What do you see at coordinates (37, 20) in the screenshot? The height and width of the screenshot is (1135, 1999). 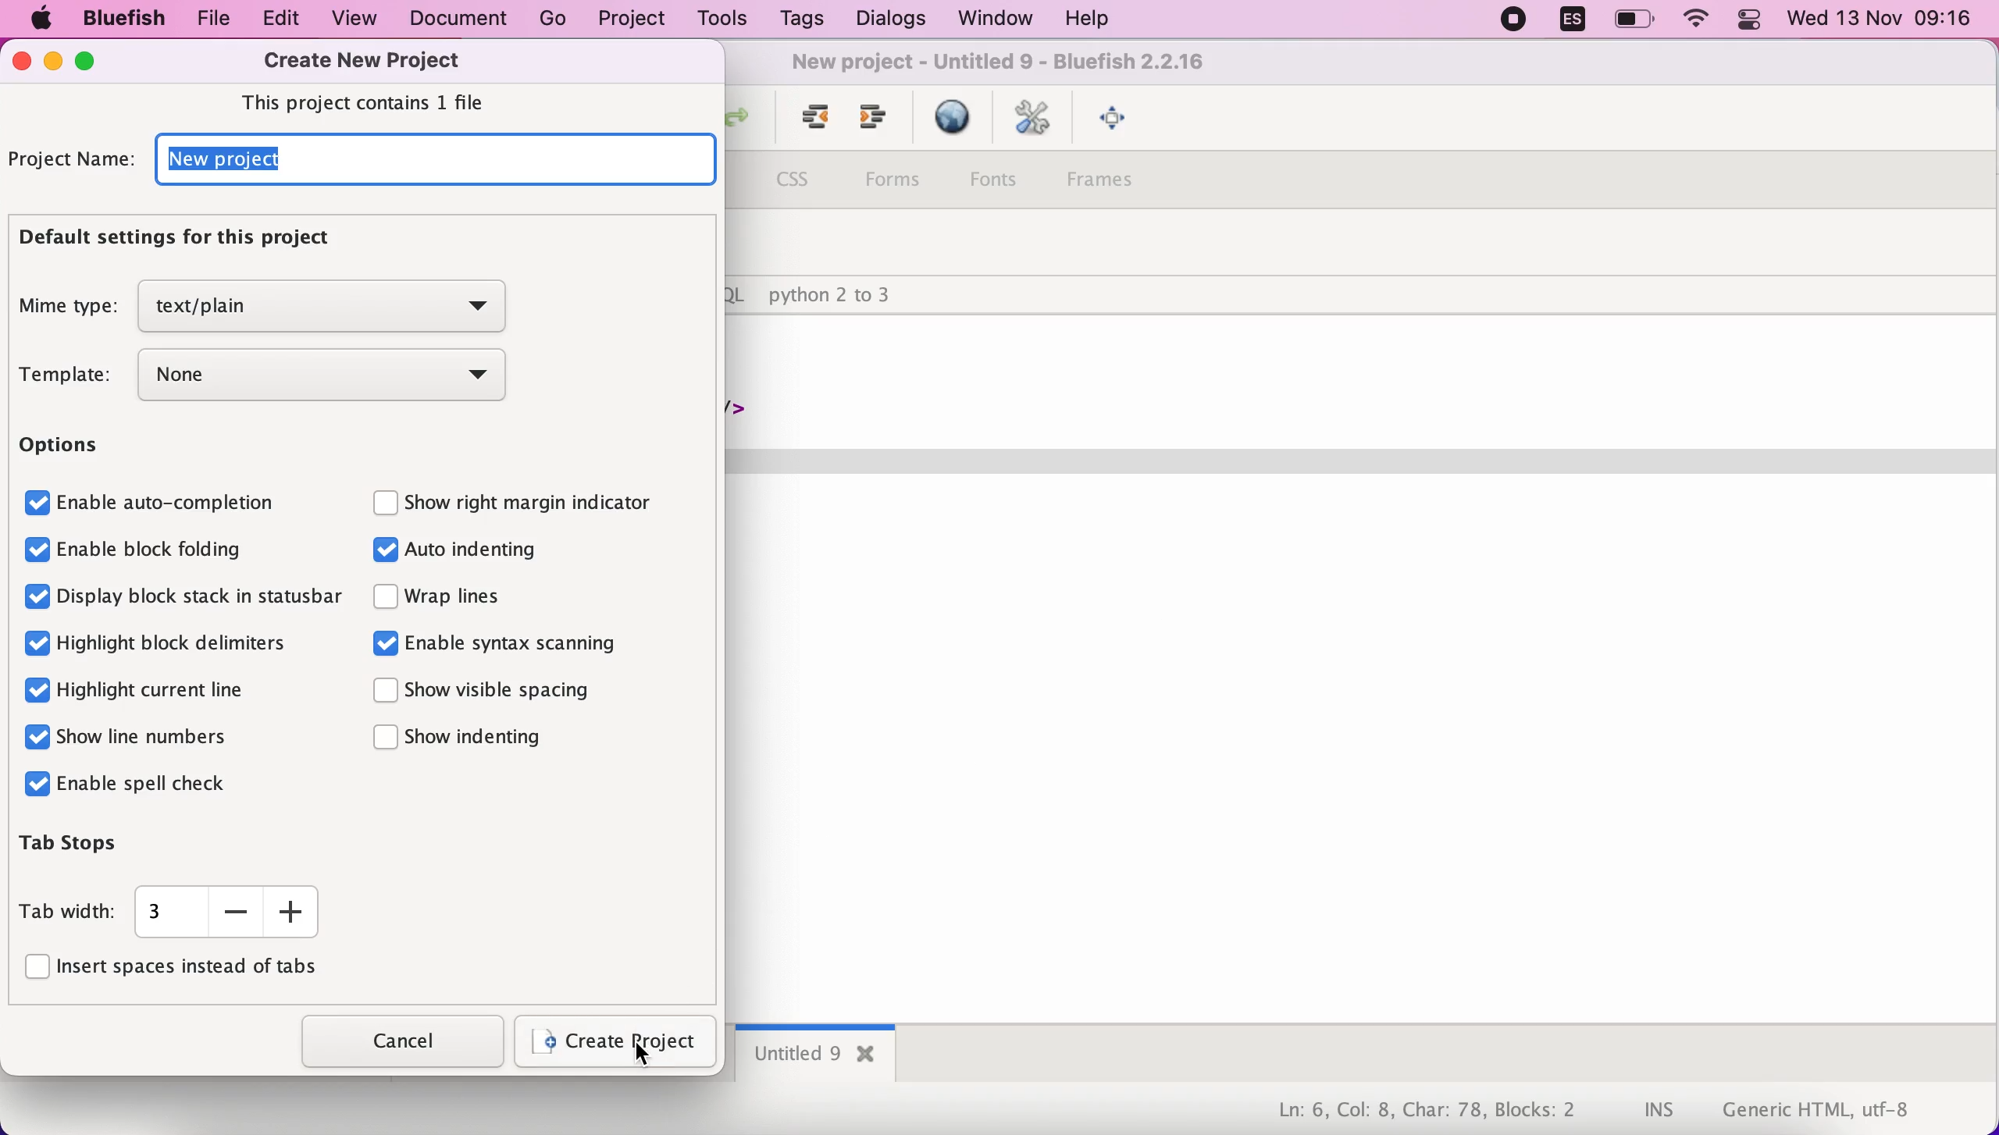 I see `mac logo` at bounding box center [37, 20].